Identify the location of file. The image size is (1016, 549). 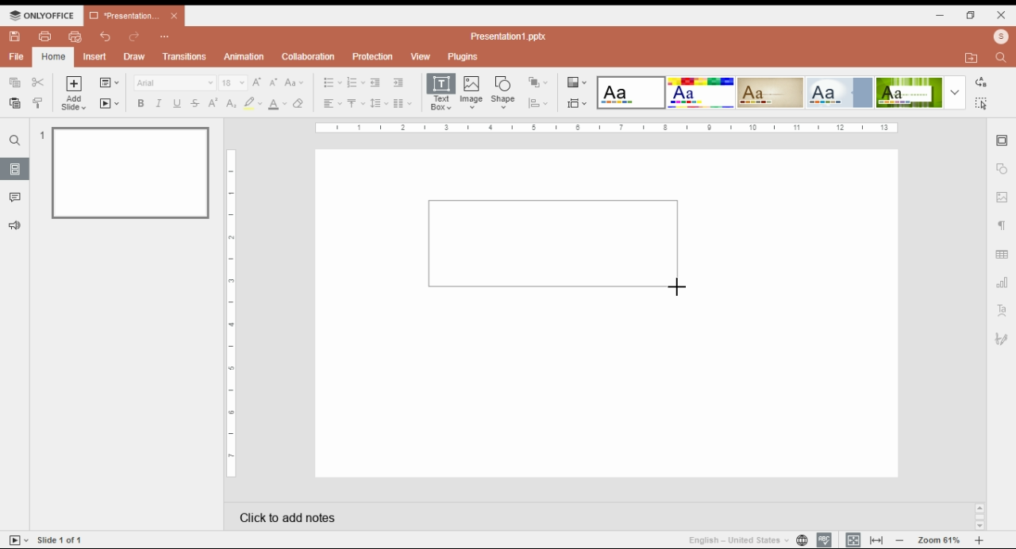
(16, 56).